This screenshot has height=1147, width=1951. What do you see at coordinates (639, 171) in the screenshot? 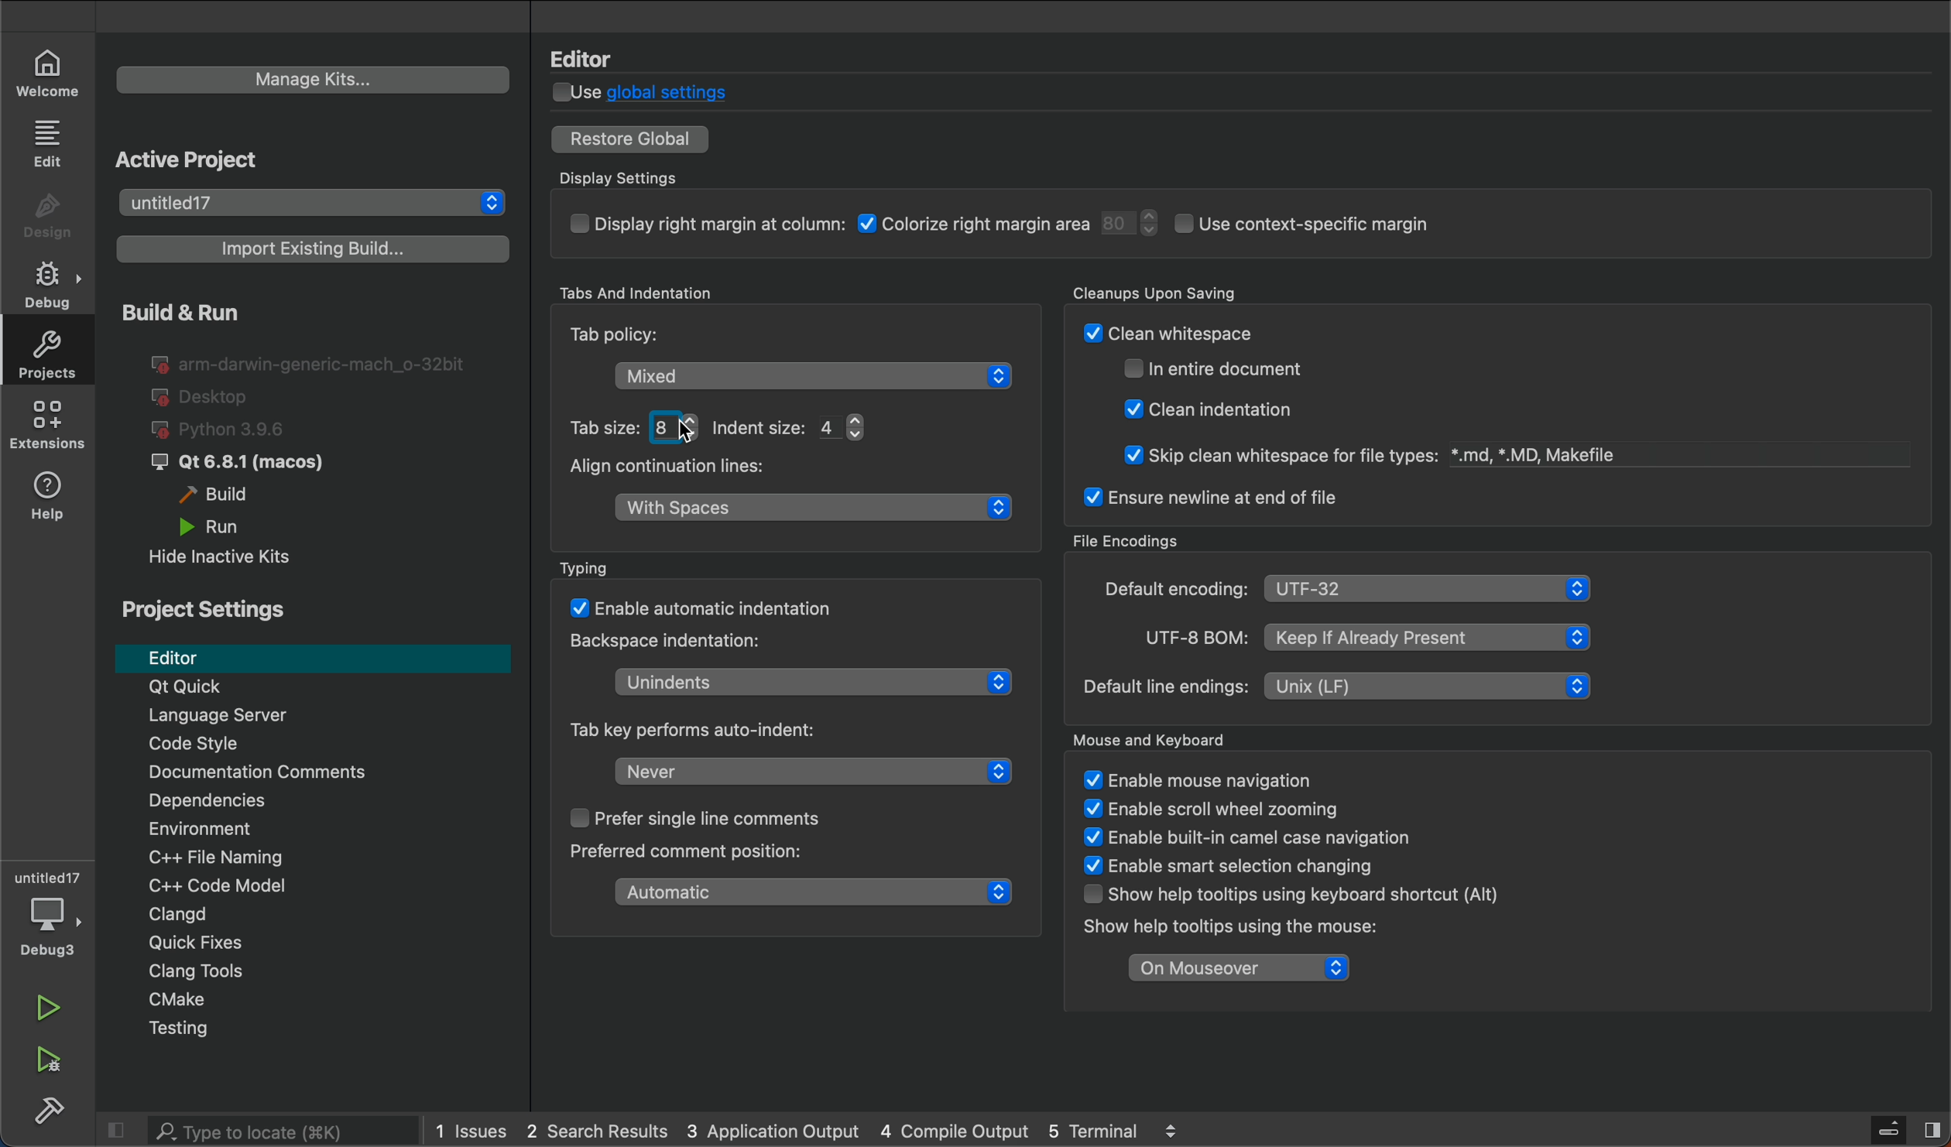
I see `Display Settings ` at bounding box center [639, 171].